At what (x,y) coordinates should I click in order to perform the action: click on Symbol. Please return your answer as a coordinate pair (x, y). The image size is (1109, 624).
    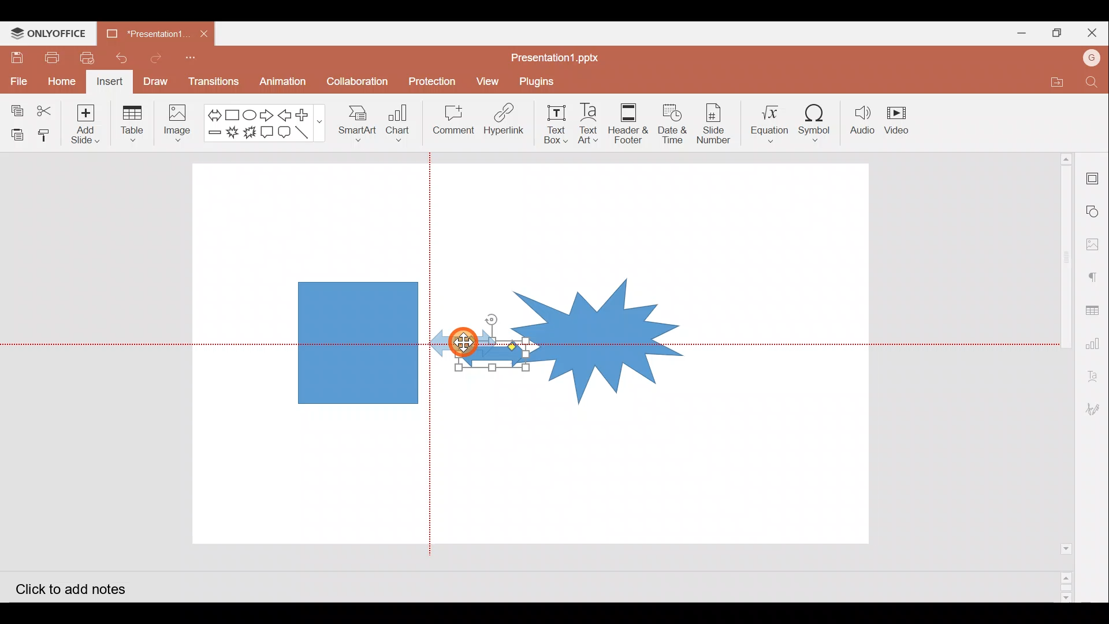
    Looking at the image, I should click on (818, 122).